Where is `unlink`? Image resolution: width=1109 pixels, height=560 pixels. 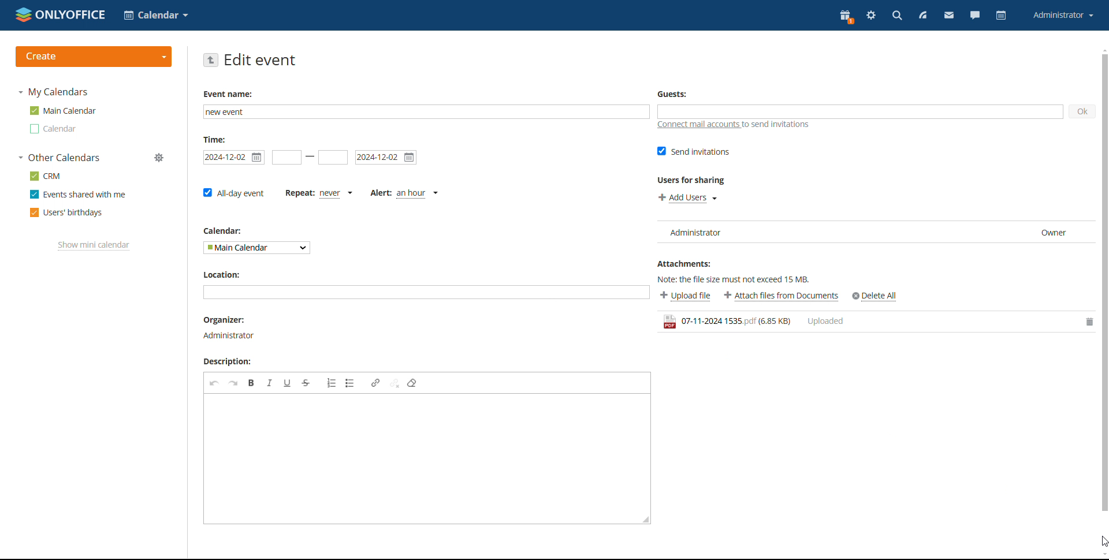
unlink is located at coordinates (395, 382).